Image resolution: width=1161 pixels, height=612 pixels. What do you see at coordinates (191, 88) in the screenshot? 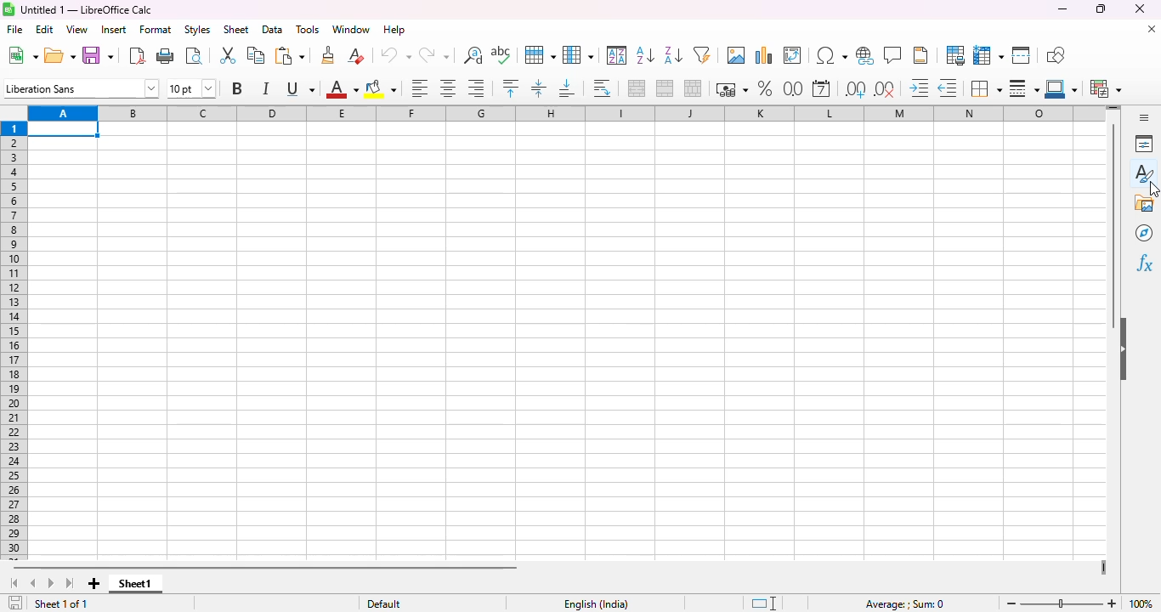
I see `font size` at bounding box center [191, 88].